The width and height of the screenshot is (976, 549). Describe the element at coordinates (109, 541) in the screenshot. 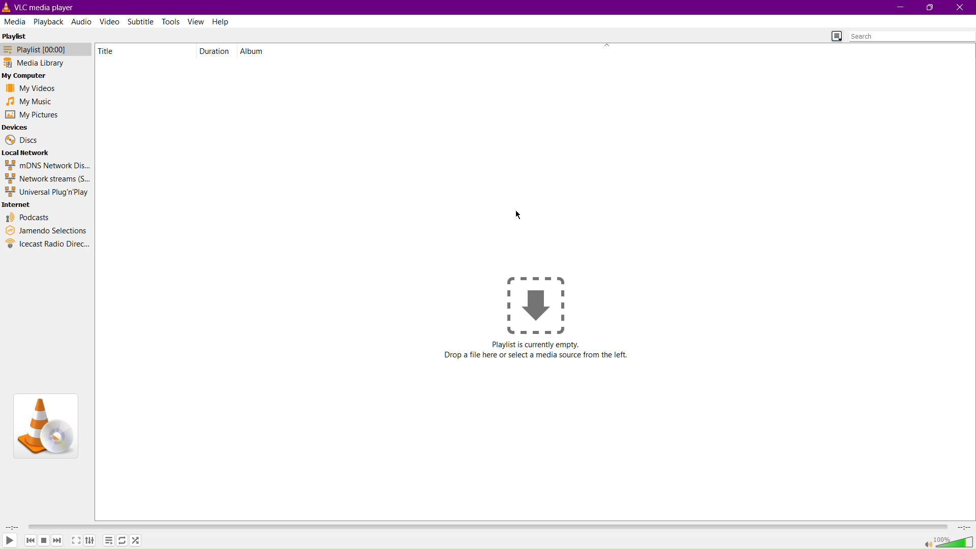

I see `Playlist` at that location.